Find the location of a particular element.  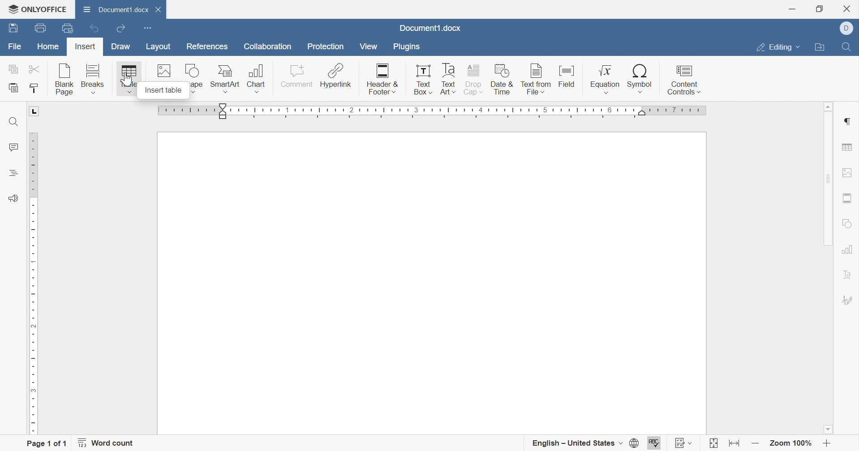

Copy is located at coordinates (11, 68).